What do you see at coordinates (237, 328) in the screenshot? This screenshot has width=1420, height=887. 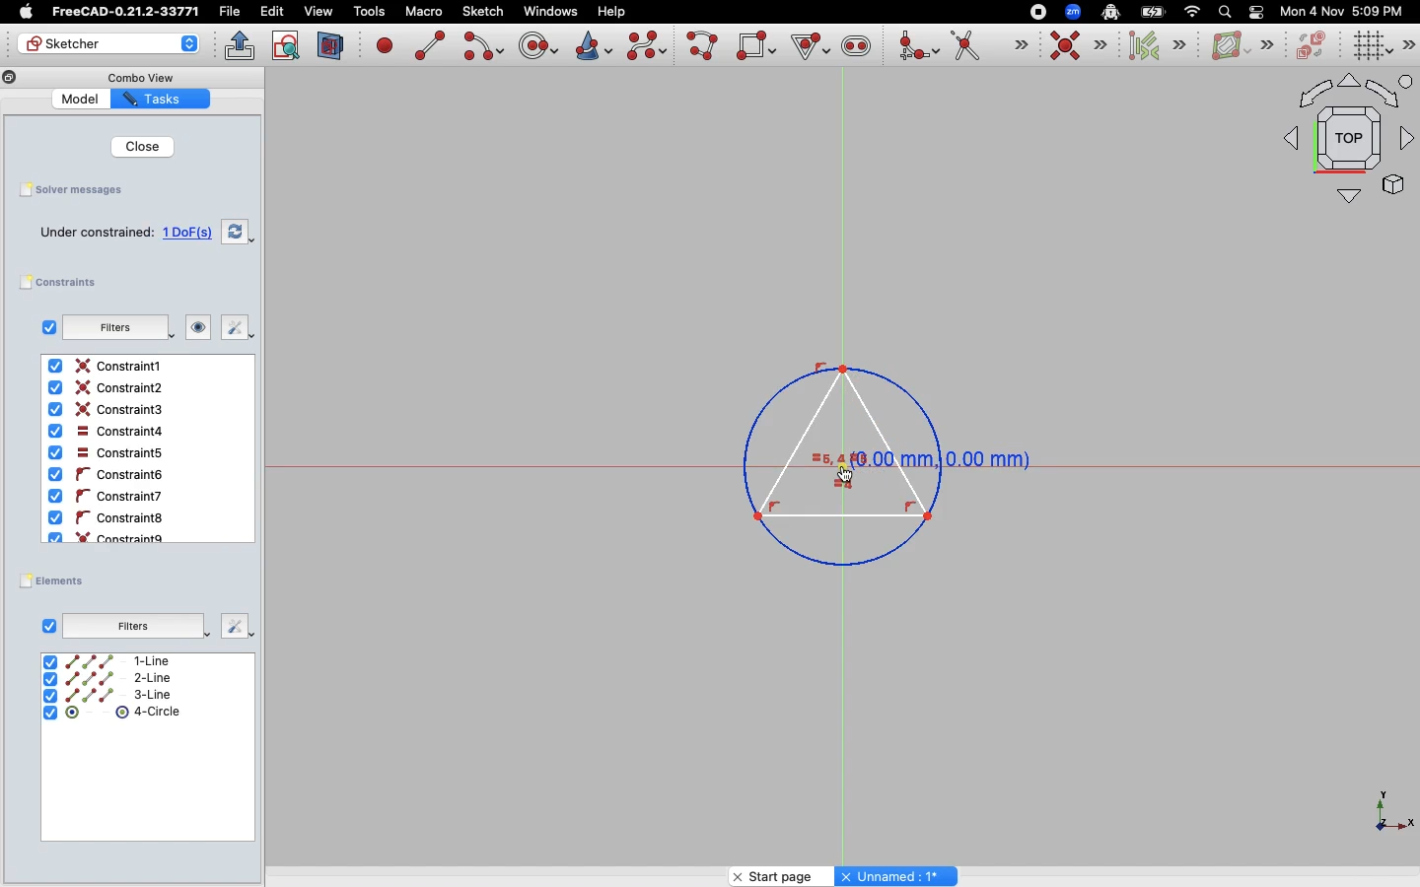 I see `Fix` at bounding box center [237, 328].